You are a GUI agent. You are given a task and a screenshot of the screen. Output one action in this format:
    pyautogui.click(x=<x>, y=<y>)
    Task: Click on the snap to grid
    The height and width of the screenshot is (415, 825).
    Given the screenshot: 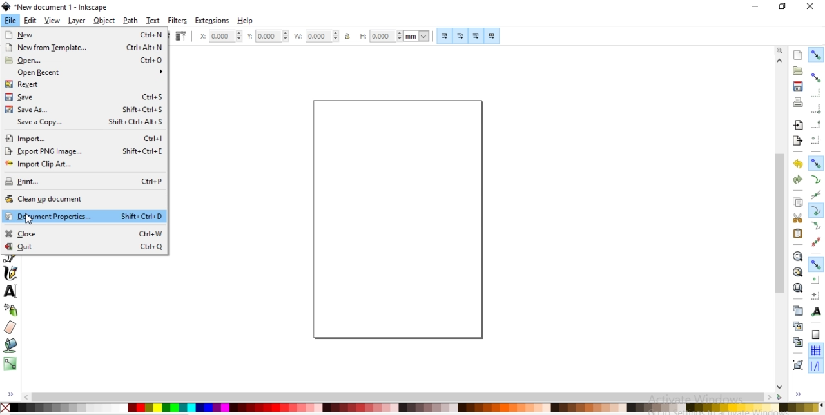 What is the action you would take?
    pyautogui.click(x=815, y=351)
    